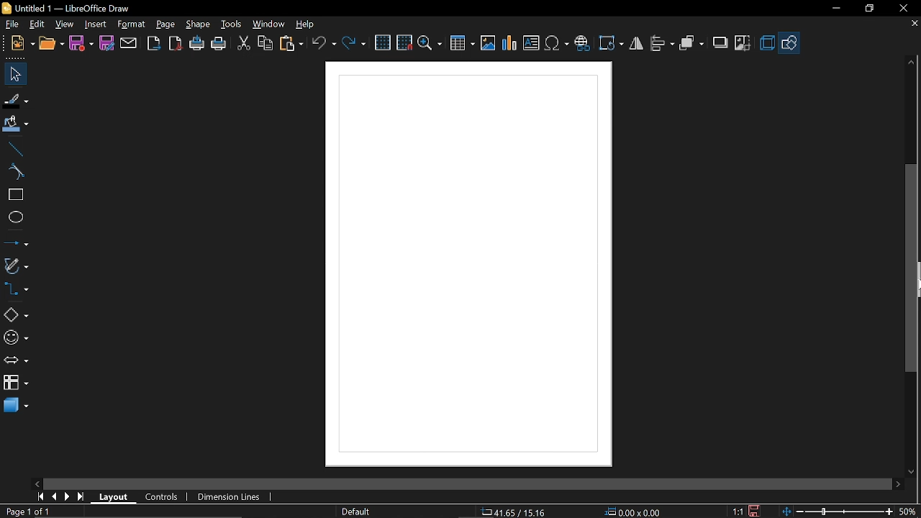 Image resolution: width=921 pixels, height=518 pixels. Describe the element at coordinates (232, 496) in the screenshot. I see `dimension lines` at that location.